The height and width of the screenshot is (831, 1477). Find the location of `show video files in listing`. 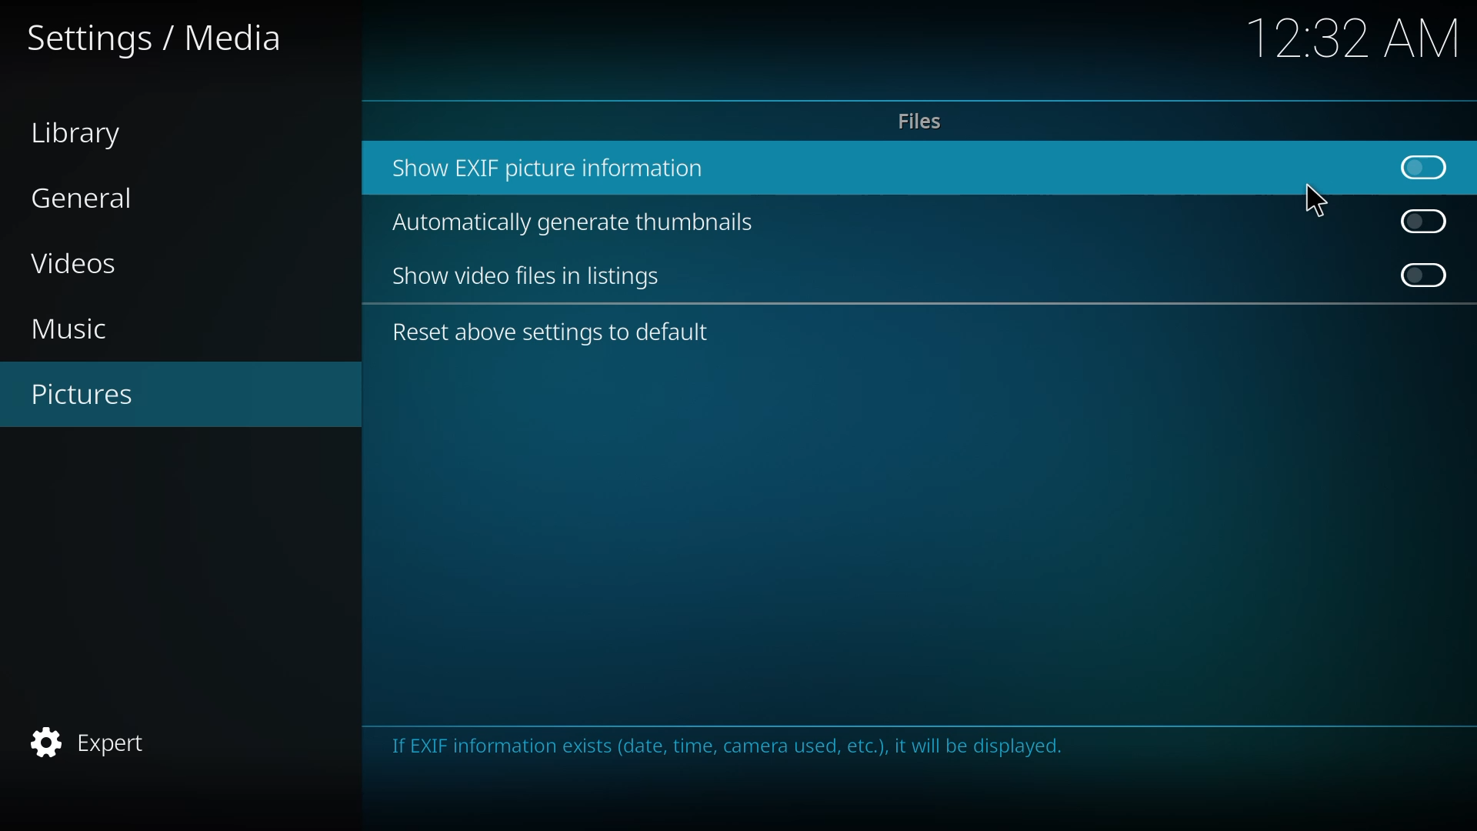

show video files in listing is located at coordinates (531, 275).